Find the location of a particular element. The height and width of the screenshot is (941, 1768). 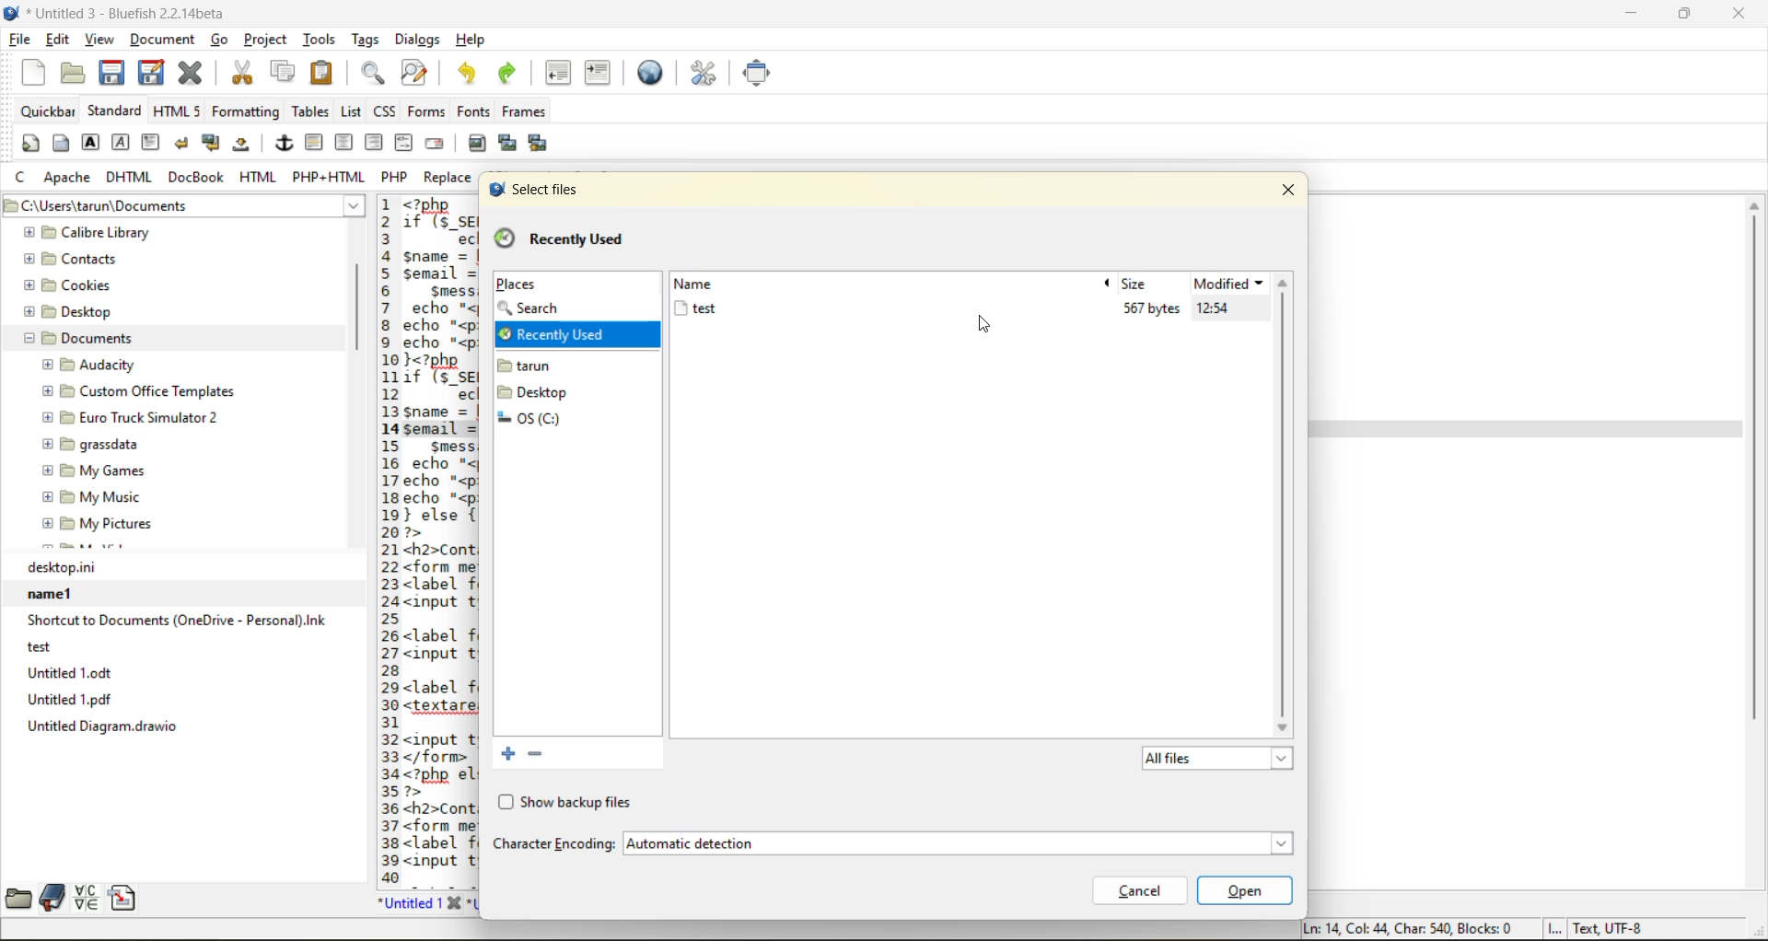

add current folder to bookmark is located at coordinates (506, 752).